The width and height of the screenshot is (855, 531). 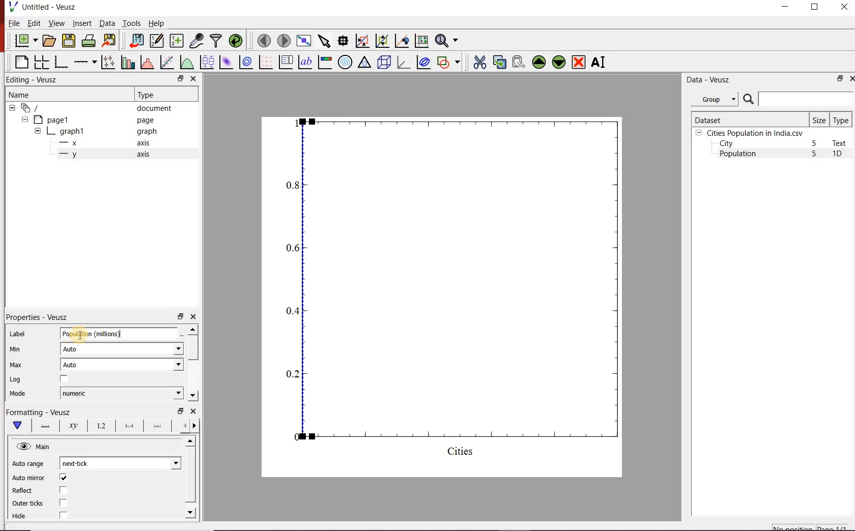 I want to click on page1, so click(x=91, y=120).